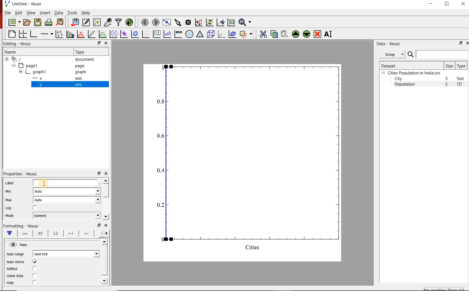  What do you see at coordinates (86, 13) in the screenshot?
I see `Help` at bounding box center [86, 13].